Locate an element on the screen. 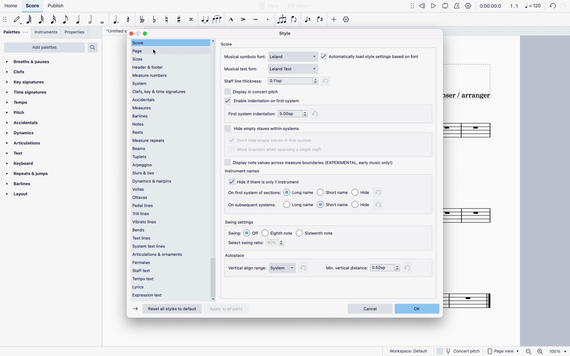 The width and height of the screenshot is (570, 356). zoom in is located at coordinates (542, 351).